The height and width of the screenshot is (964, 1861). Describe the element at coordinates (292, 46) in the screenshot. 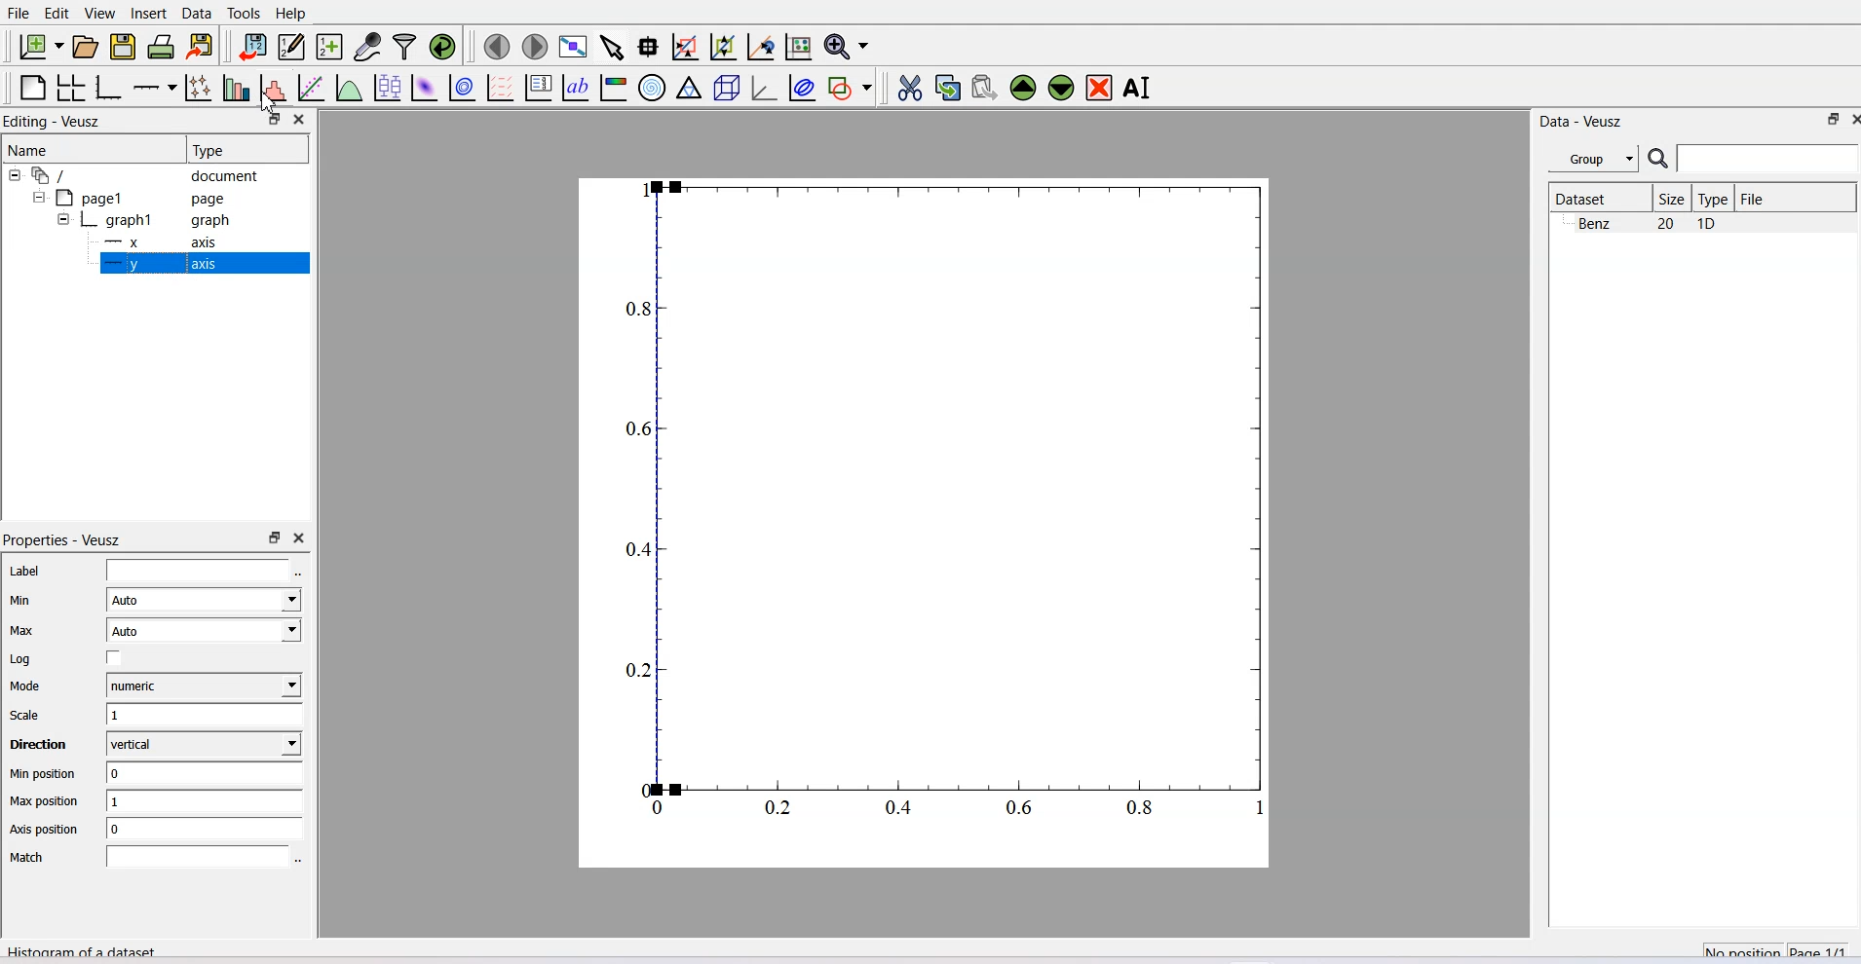

I see `Editor` at that location.